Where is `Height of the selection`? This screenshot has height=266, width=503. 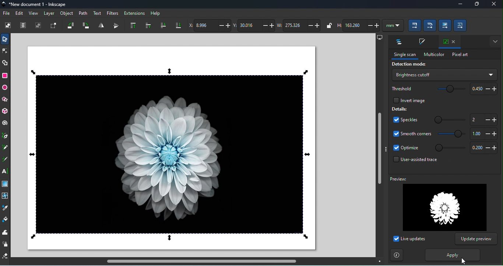
Height of the selection is located at coordinates (358, 25).